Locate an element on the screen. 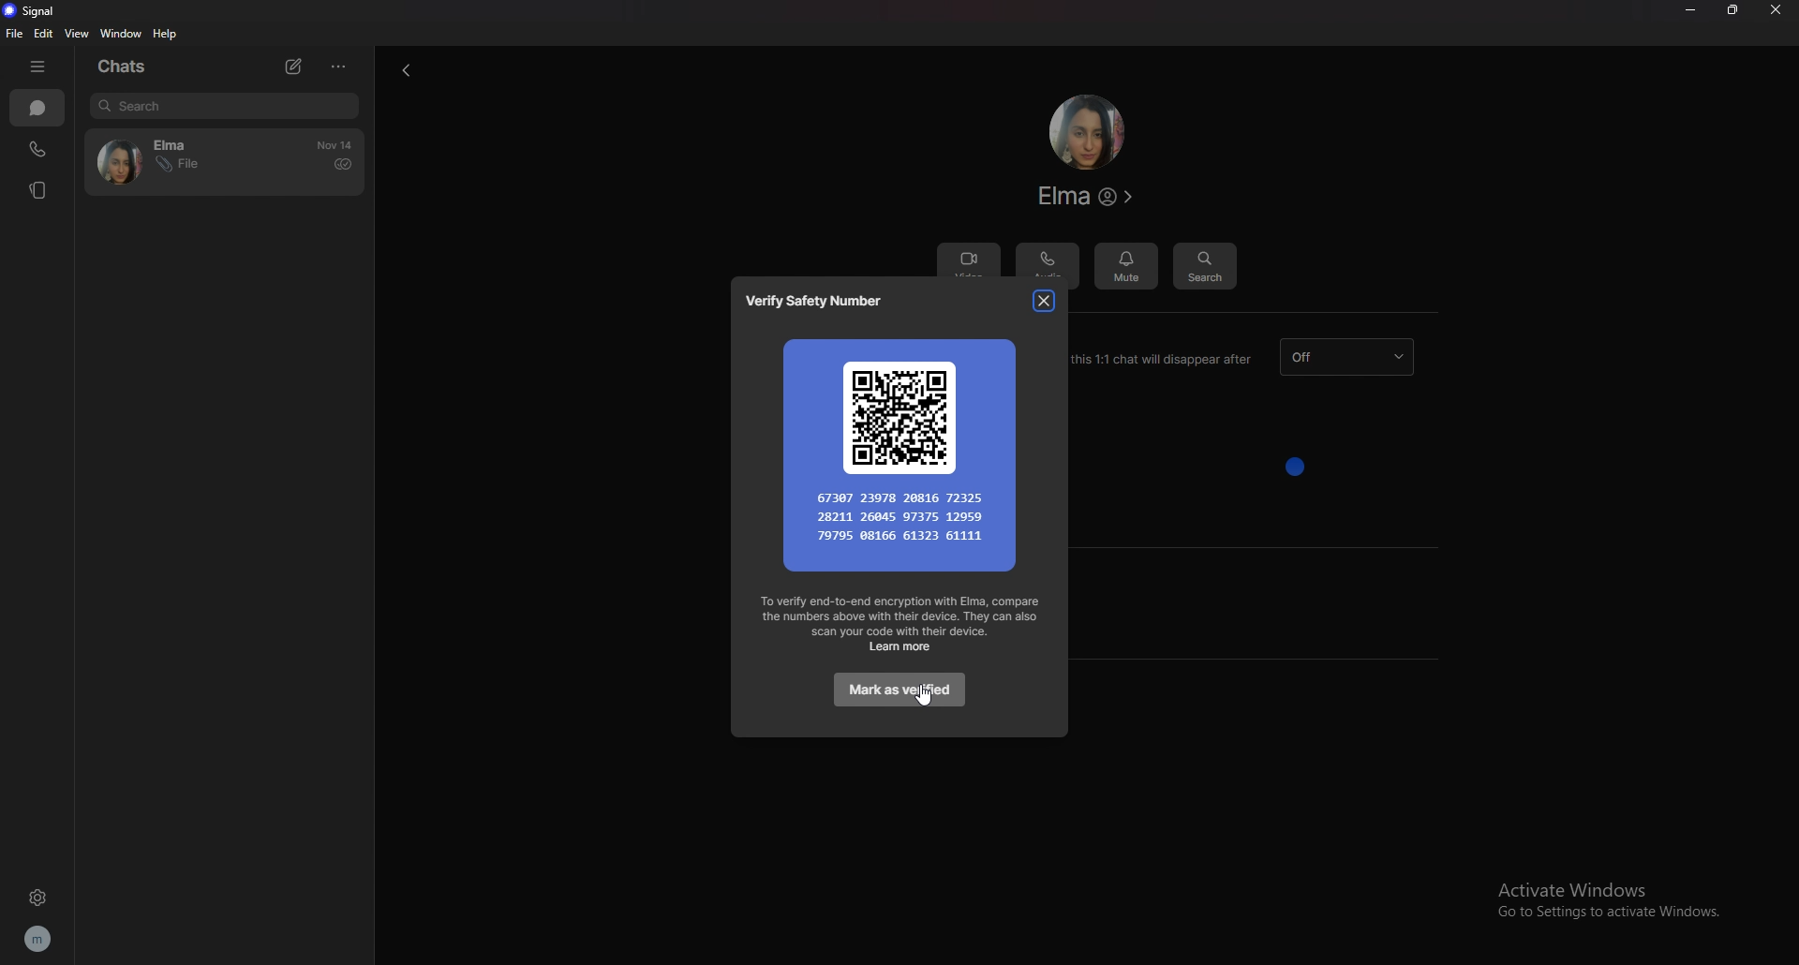  chats is located at coordinates (130, 67).